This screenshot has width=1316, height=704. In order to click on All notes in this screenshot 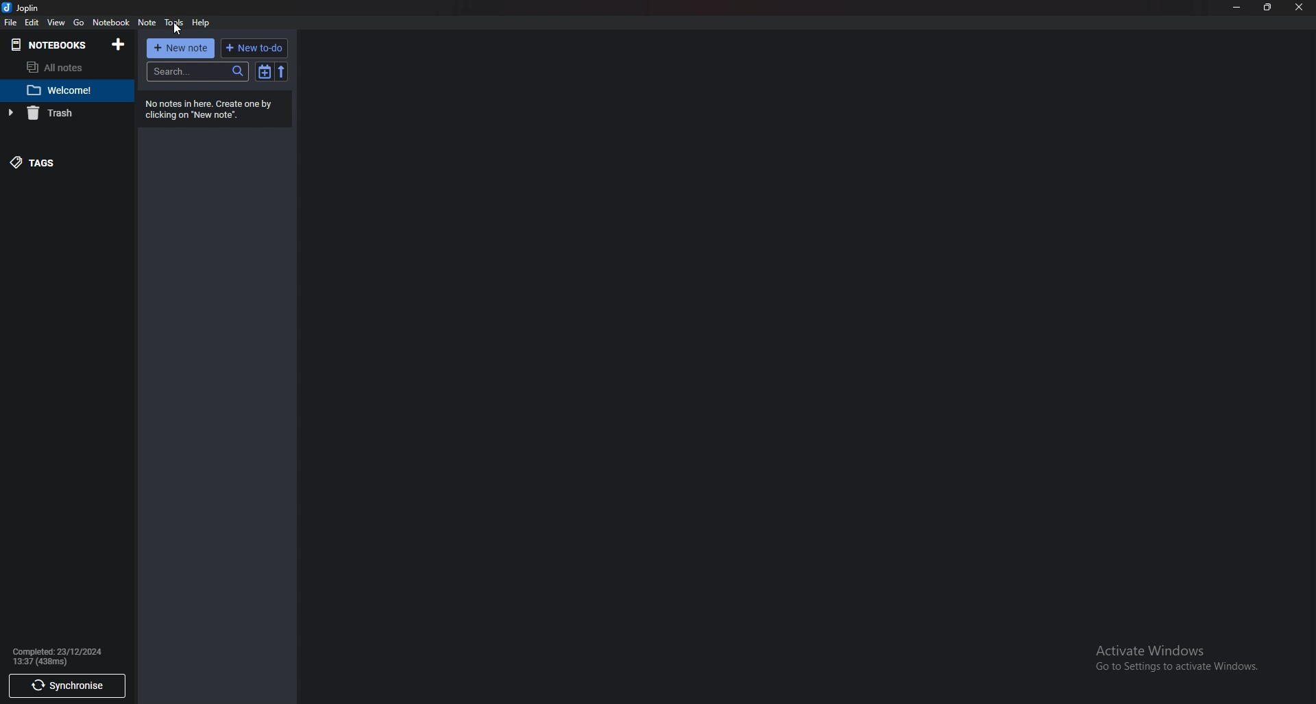, I will do `click(67, 66)`.